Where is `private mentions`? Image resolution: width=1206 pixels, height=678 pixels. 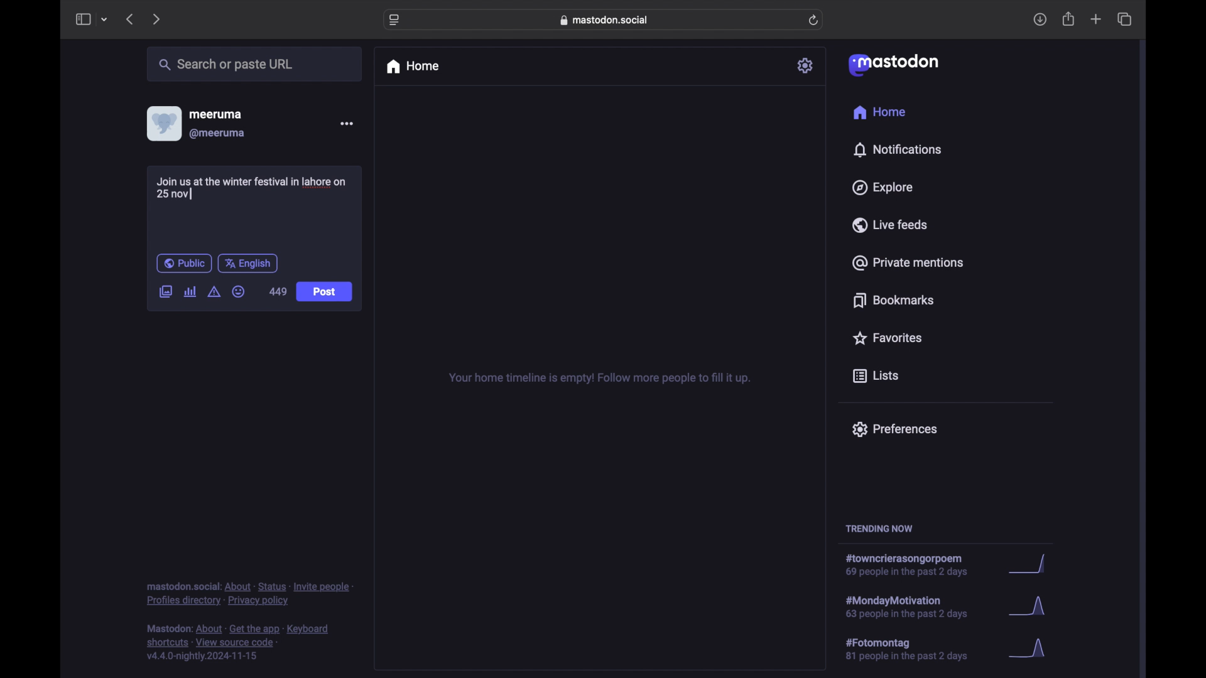 private mentions is located at coordinates (908, 262).